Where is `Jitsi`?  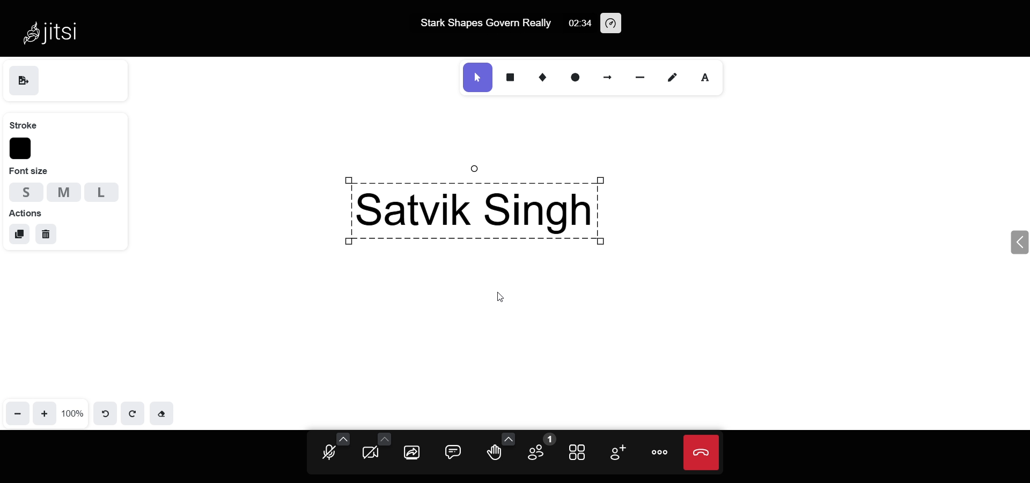
Jitsi is located at coordinates (54, 28).